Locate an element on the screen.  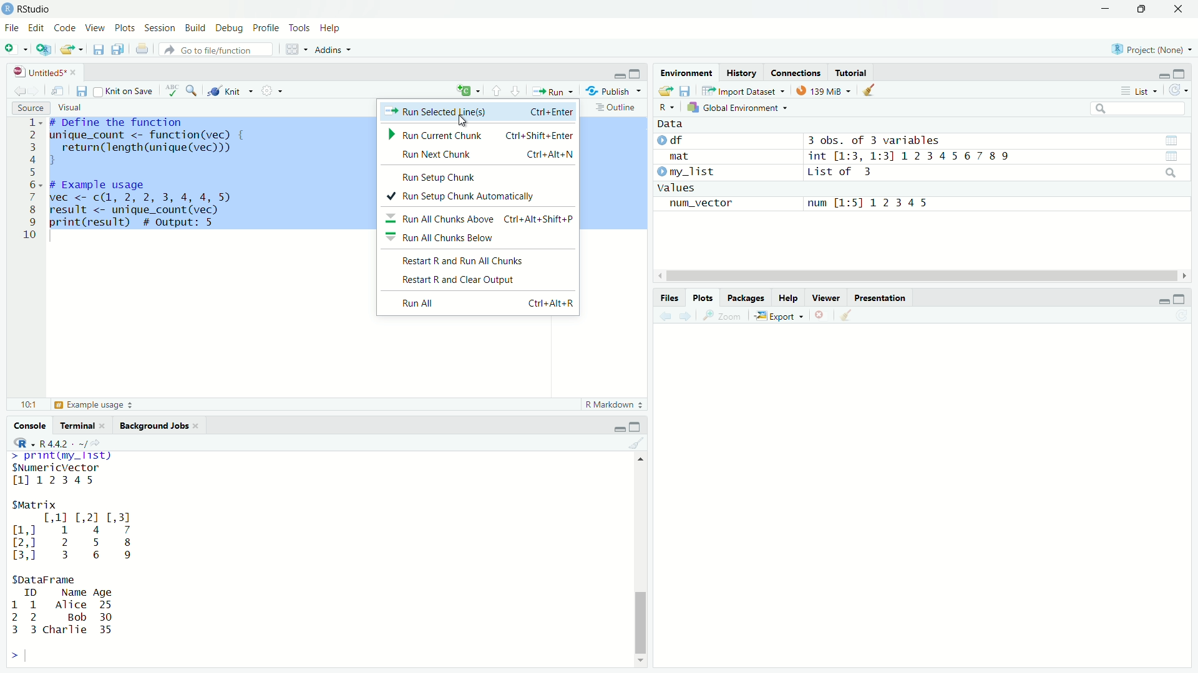
Run Nect Chunk is located at coordinates (436, 155).